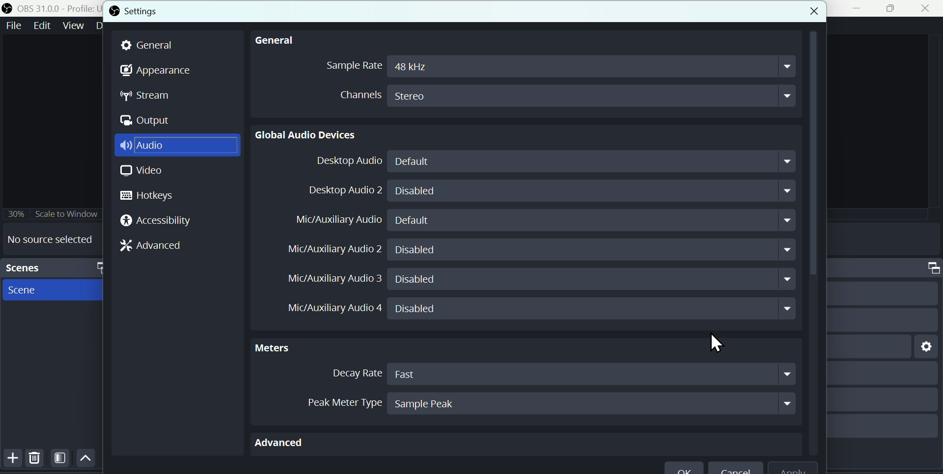 Image resolution: width=943 pixels, height=474 pixels. What do you see at coordinates (16, 212) in the screenshot?
I see `30%` at bounding box center [16, 212].